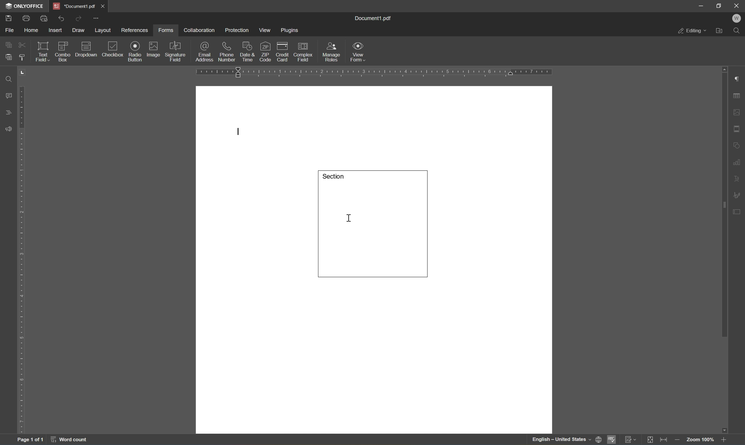 This screenshot has width=745, height=445. Describe the element at coordinates (7, 79) in the screenshot. I see `find` at that location.